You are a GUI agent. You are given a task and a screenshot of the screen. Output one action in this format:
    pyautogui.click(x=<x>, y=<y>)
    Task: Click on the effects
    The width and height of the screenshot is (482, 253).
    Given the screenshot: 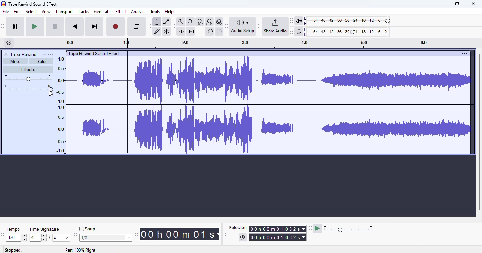 What is the action you would take?
    pyautogui.click(x=28, y=69)
    